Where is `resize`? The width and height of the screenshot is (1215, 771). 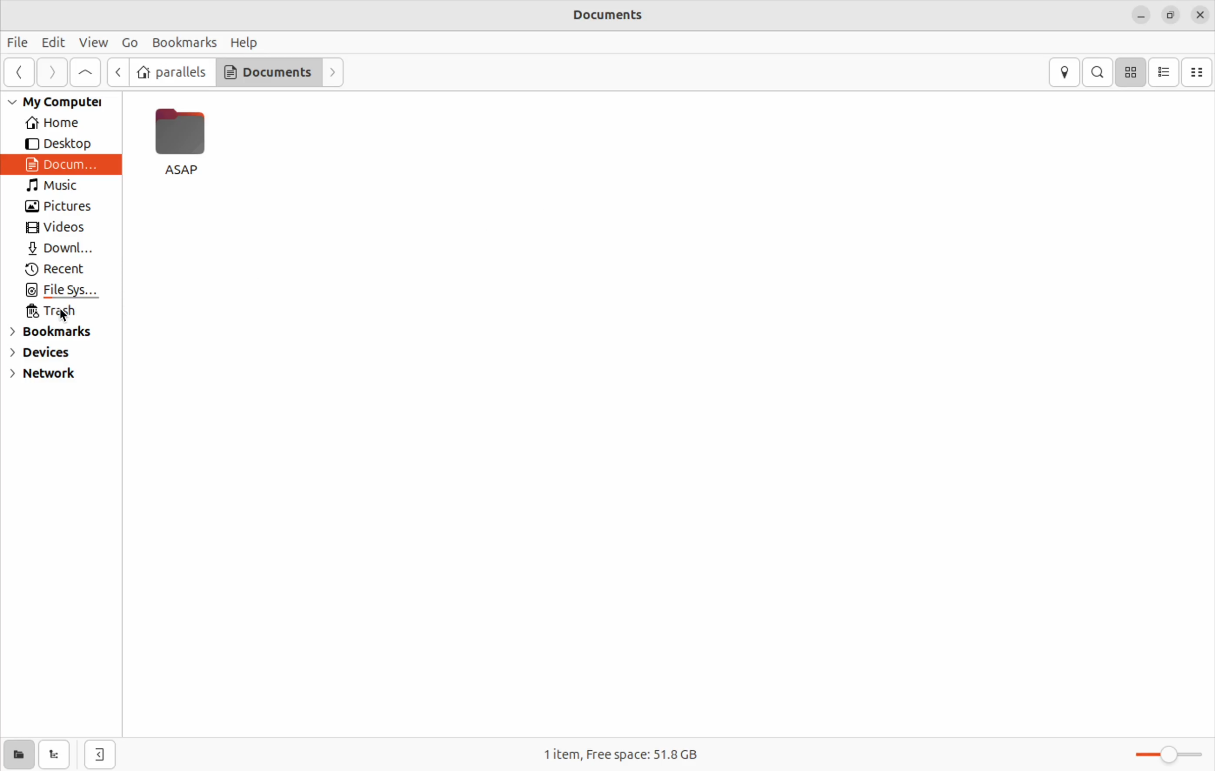
resize is located at coordinates (1171, 16).